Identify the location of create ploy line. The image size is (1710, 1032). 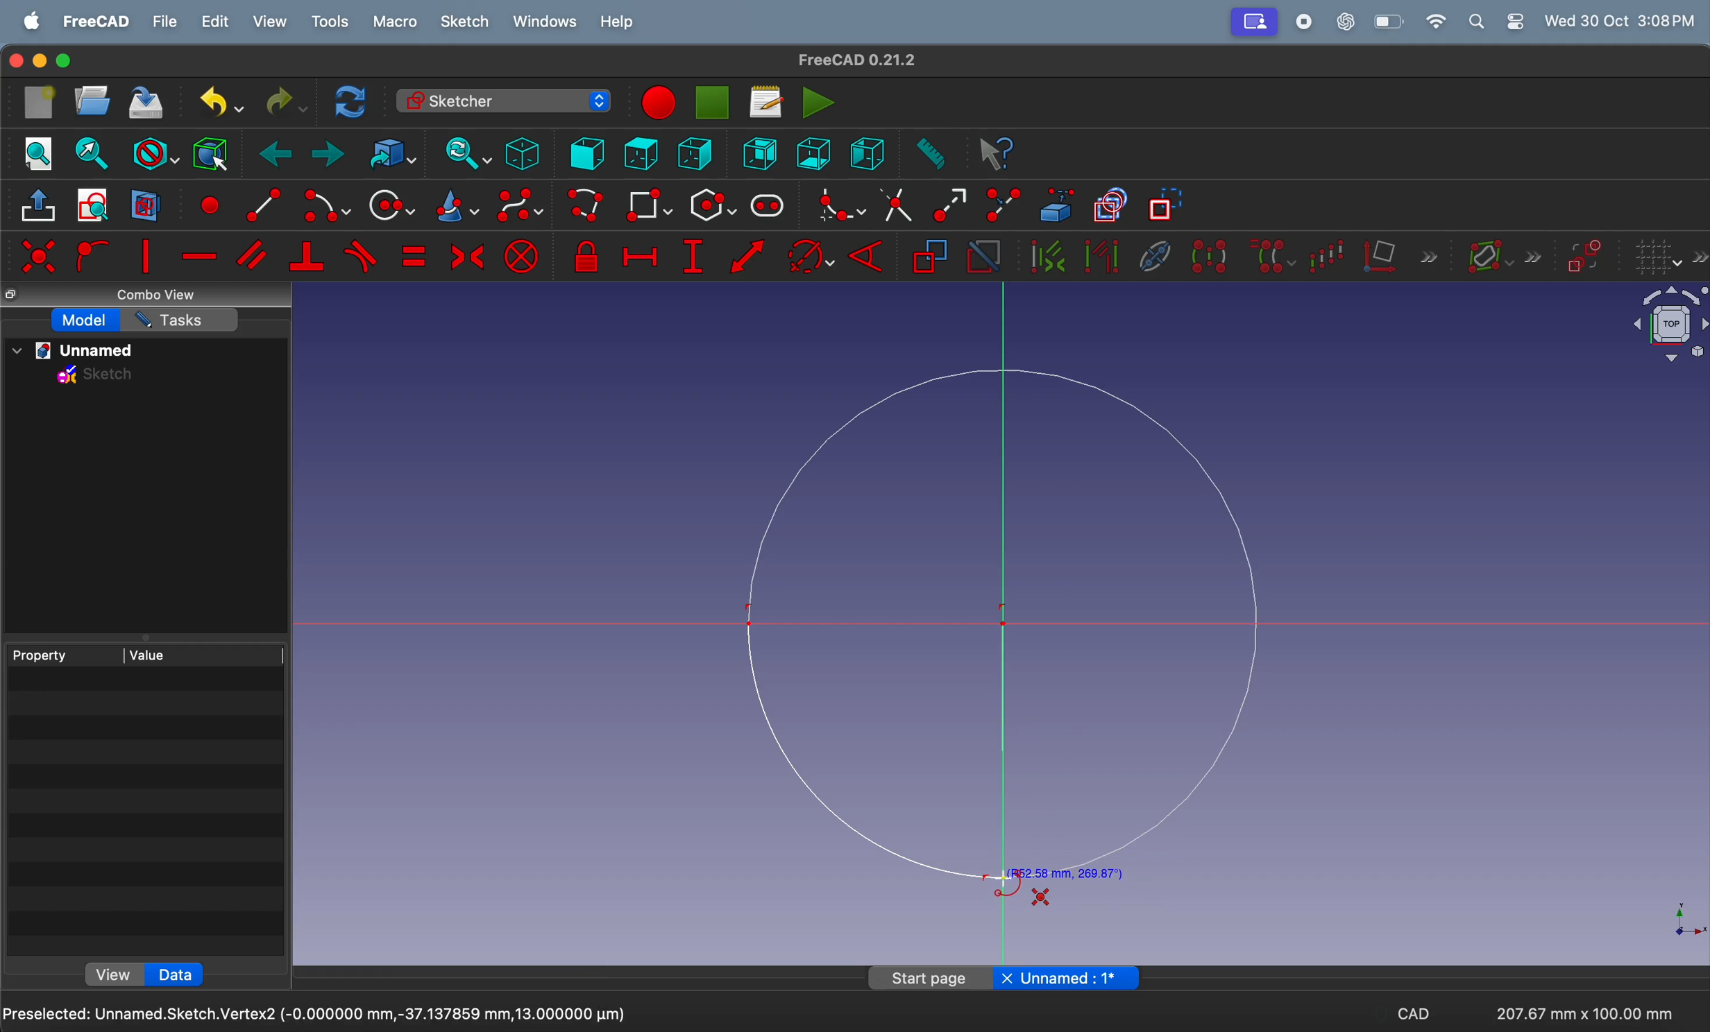
(587, 207).